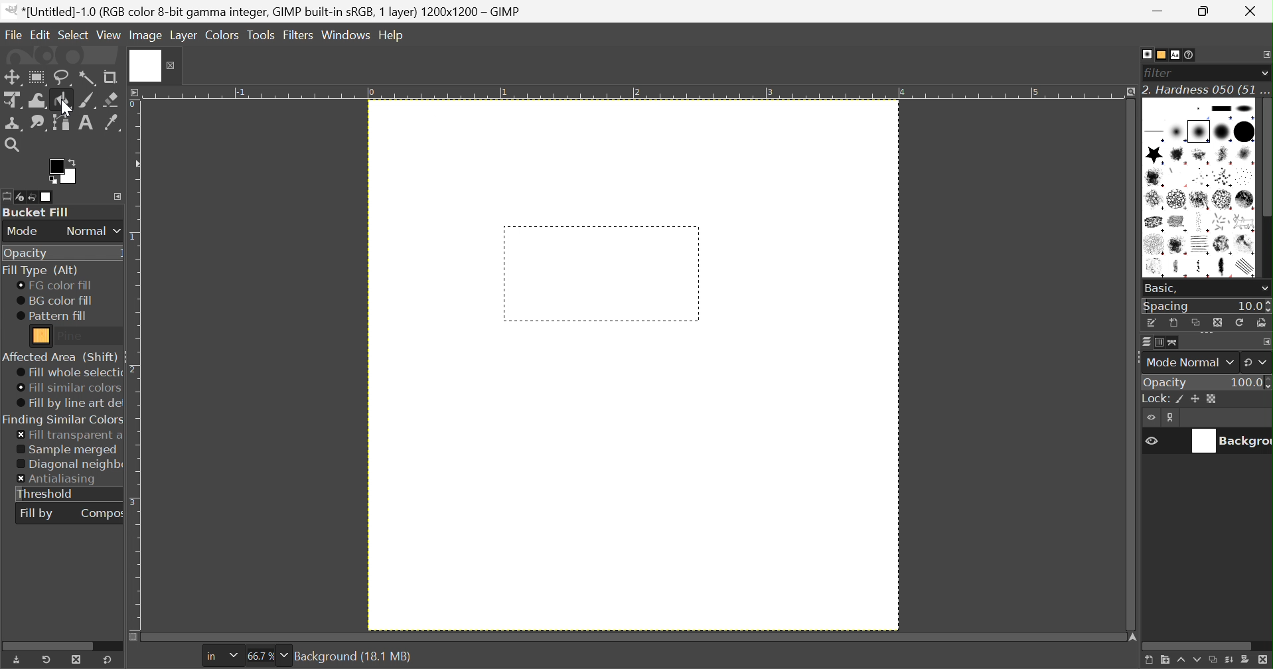 The image size is (1273, 669). Describe the element at coordinates (1225, 268) in the screenshot. I see `Pencil 03` at that location.